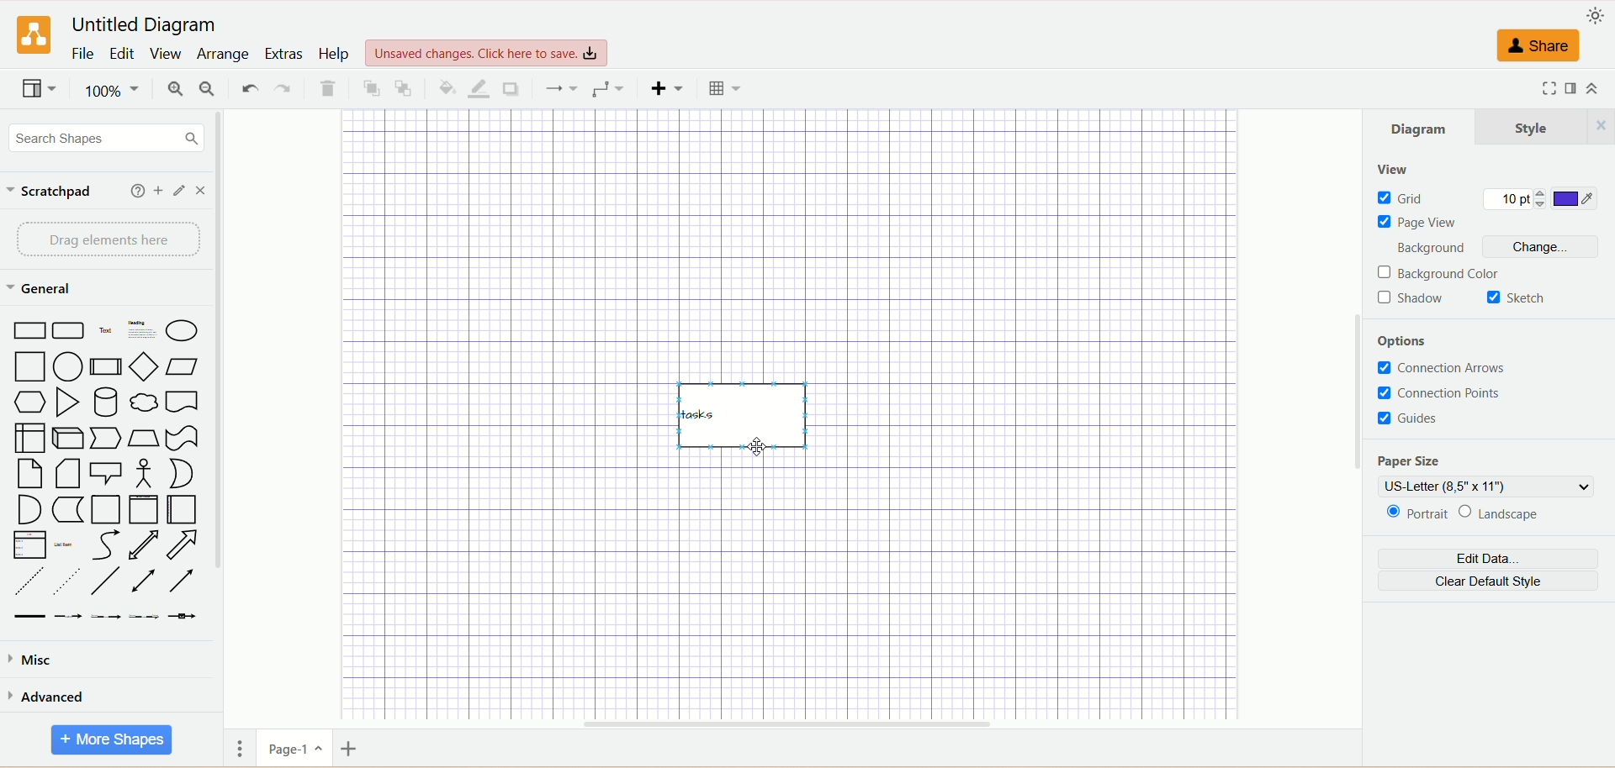 This screenshot has width=1615, height=768. I want to click on Diamond, so click(146, 369).